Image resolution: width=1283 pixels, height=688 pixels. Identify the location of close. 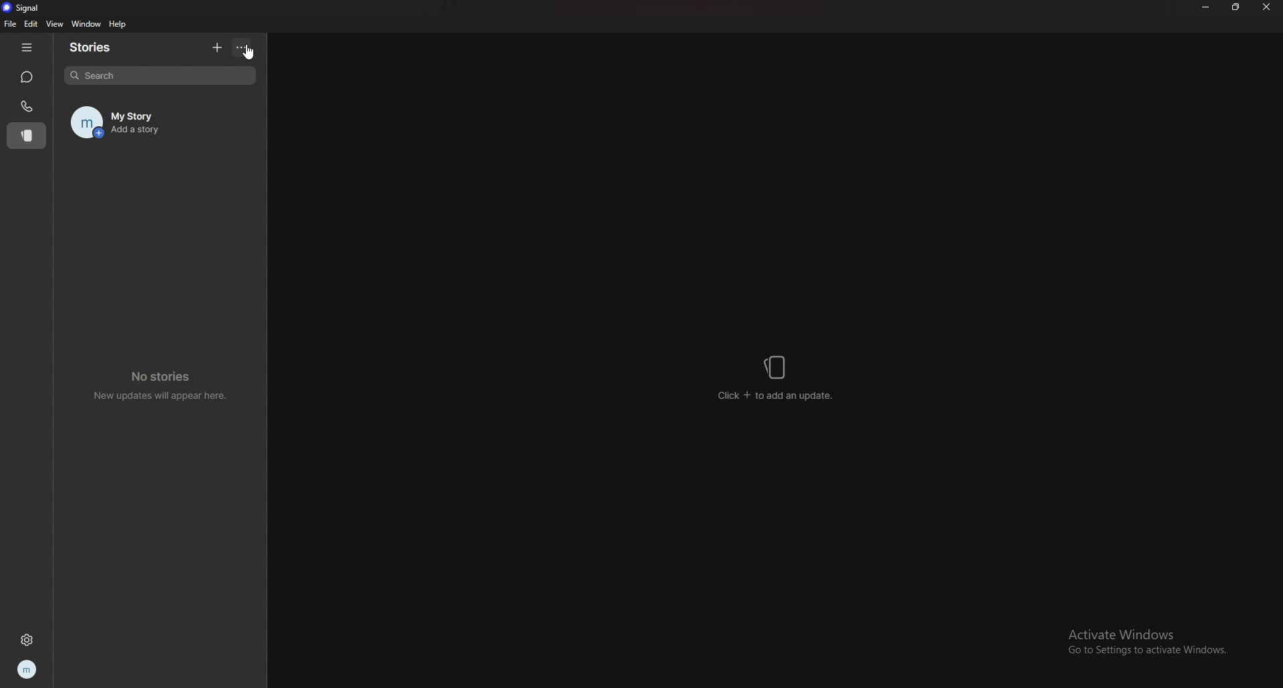
(1268, 7).